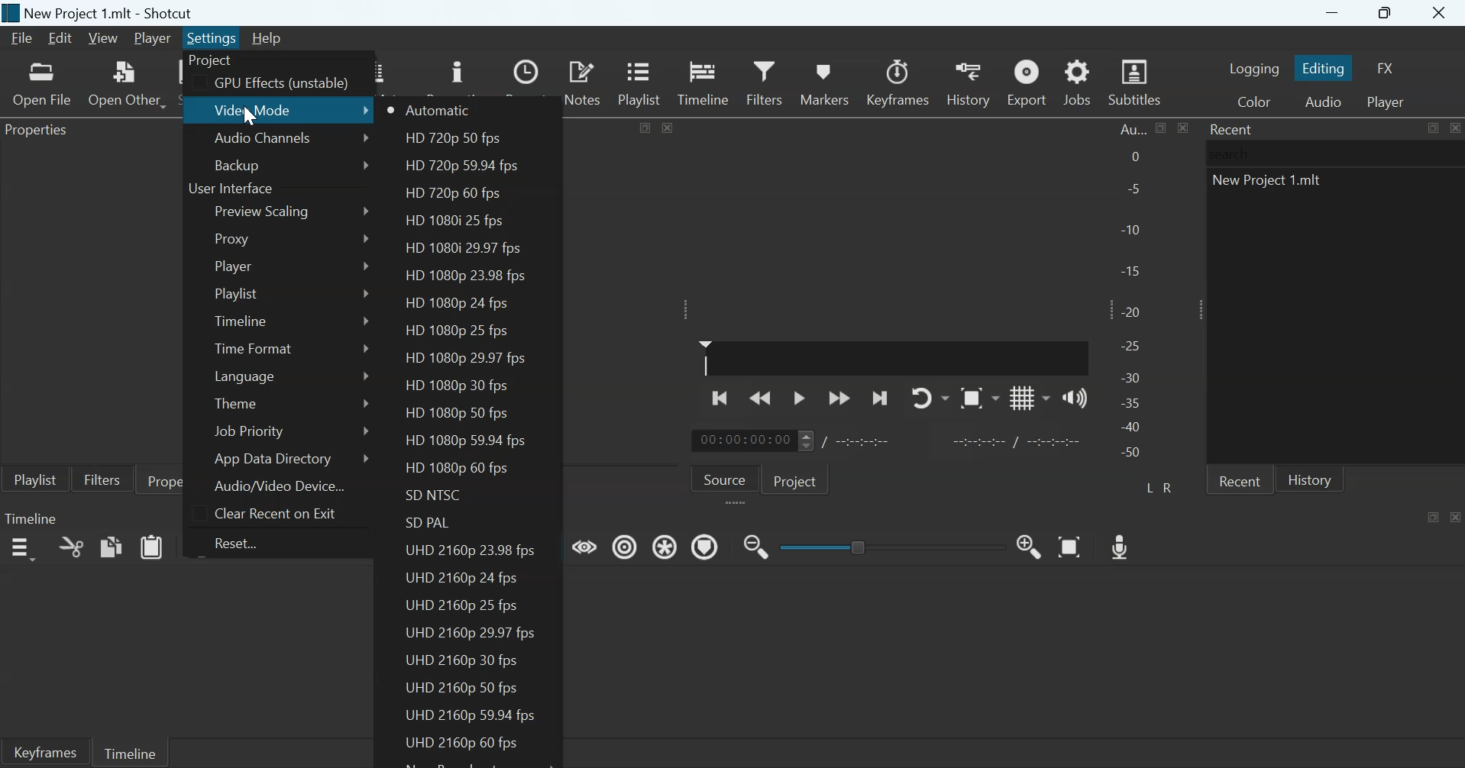 This screenshot has width=1465, height=768. What do you see at coordinates (234, 238) in the screenshot?
I see `Proxy` at bounding box center [234, 238].